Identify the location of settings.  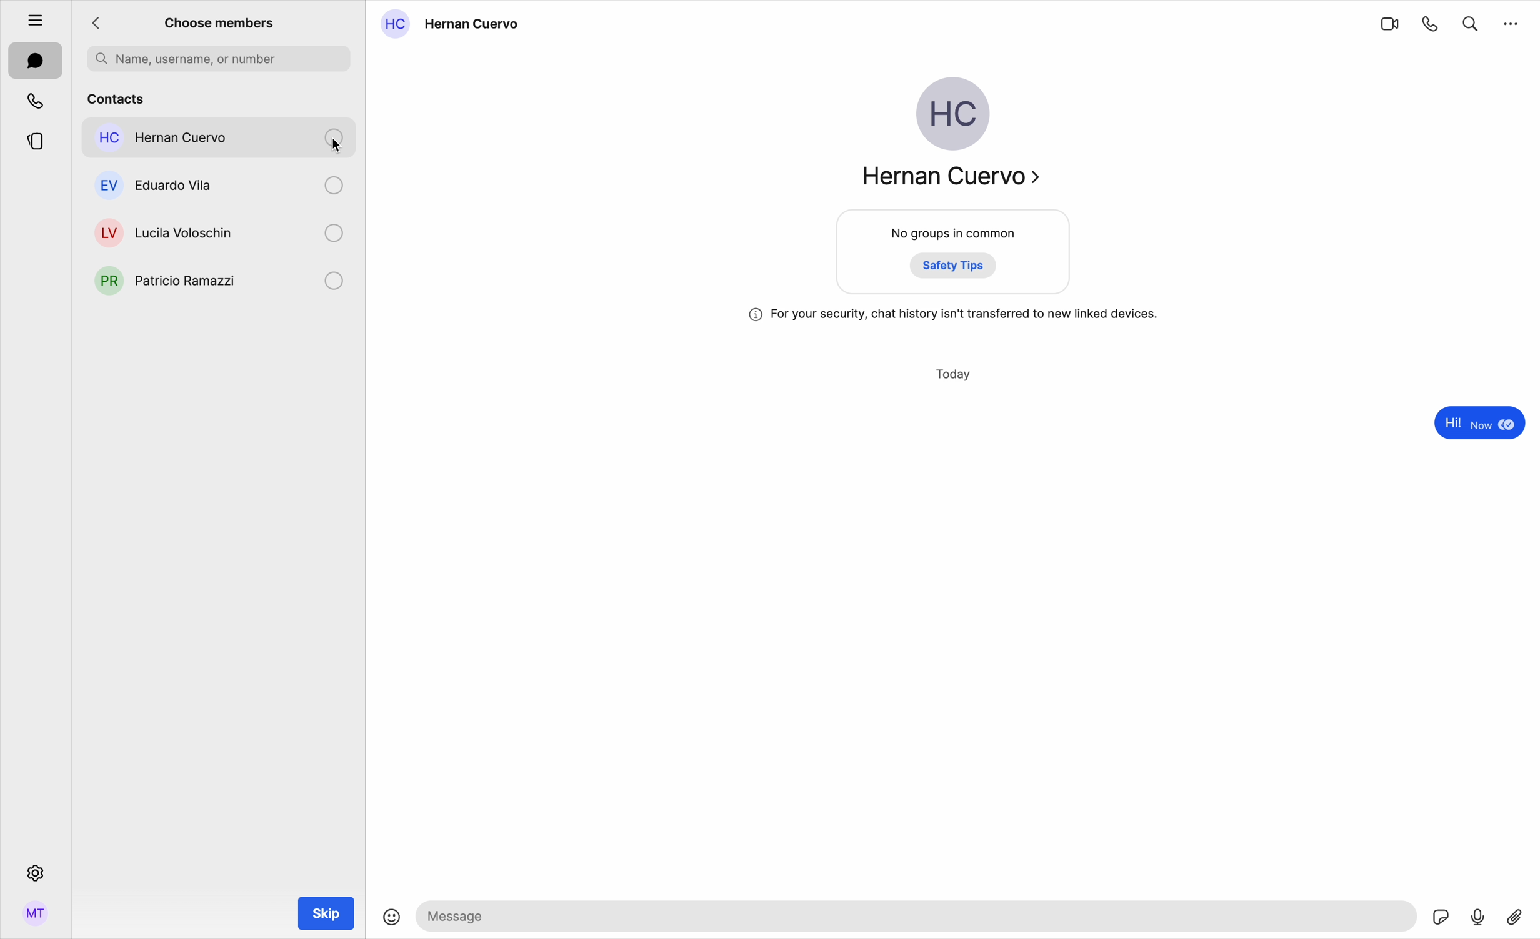
(34, 872).